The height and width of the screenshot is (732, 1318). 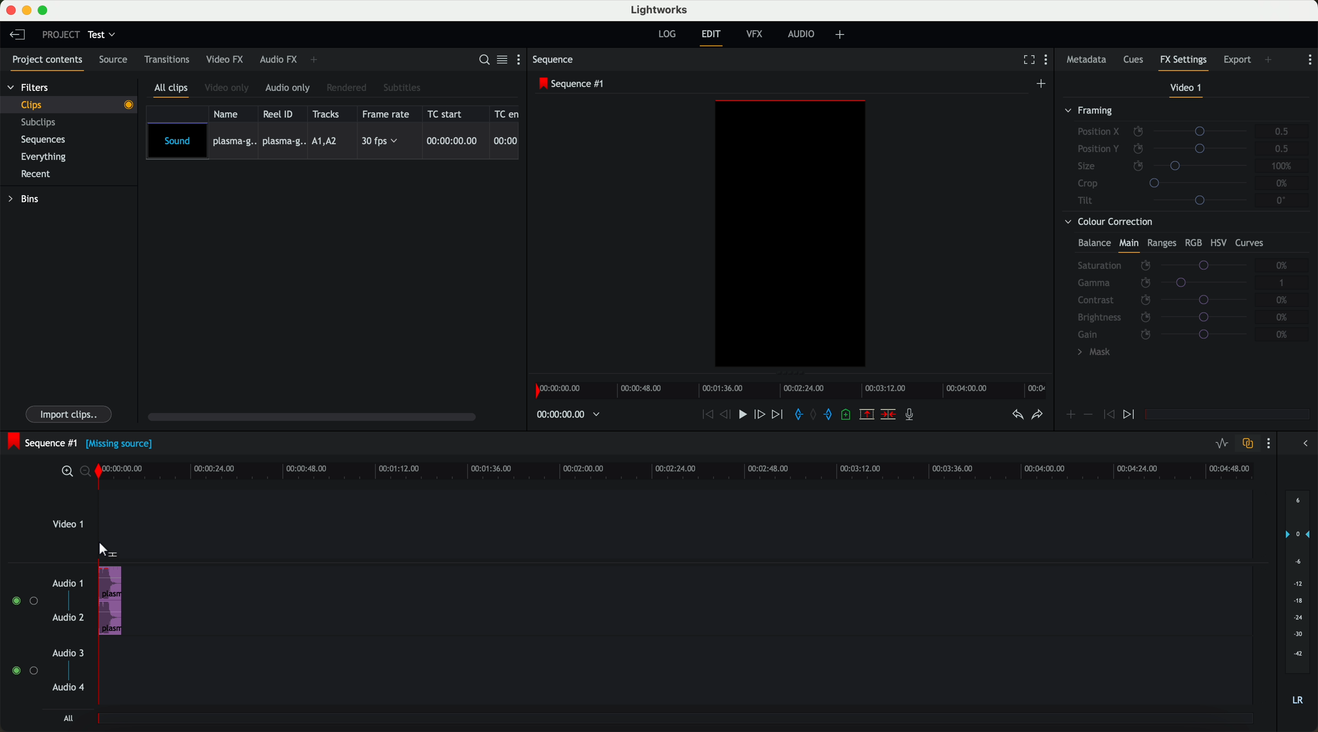 What do you see at coordinates (705, 415) in the screenshot?
I see `move backward` at bounding box center [705, 415].